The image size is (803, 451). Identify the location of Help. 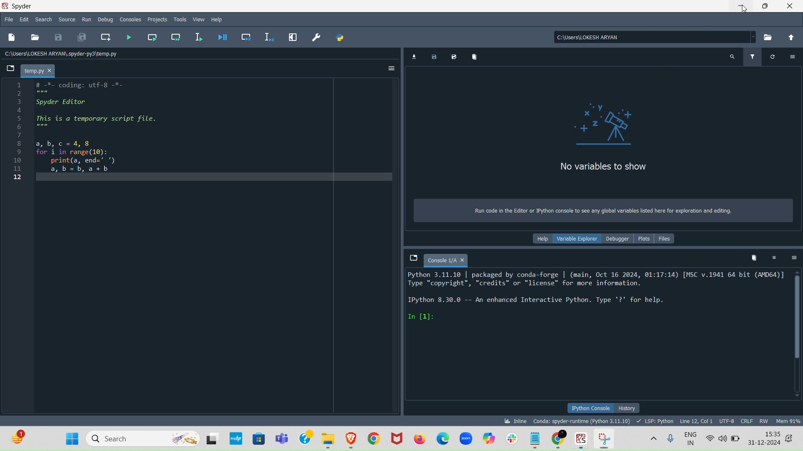
(218, 19).